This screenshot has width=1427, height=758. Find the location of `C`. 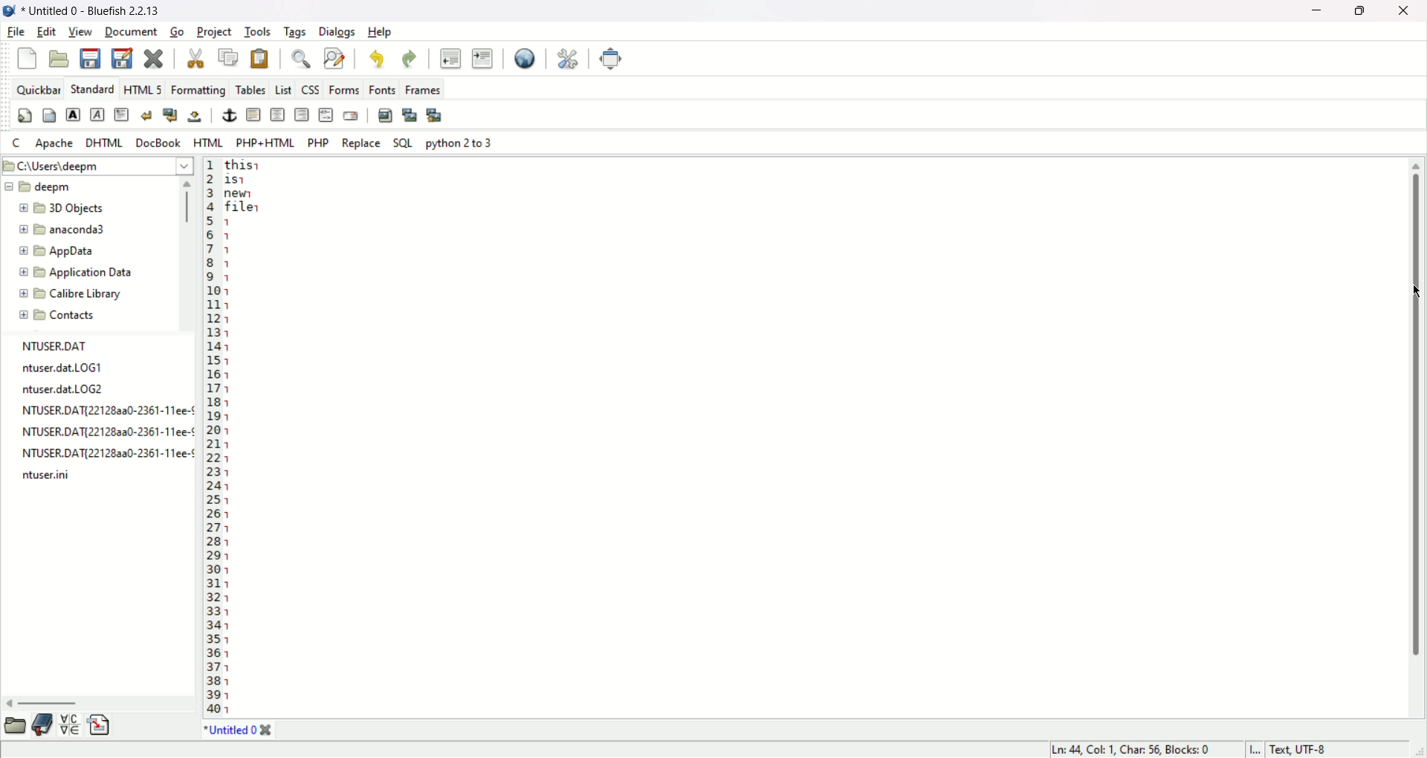

C is located at coordinates (16, 143).